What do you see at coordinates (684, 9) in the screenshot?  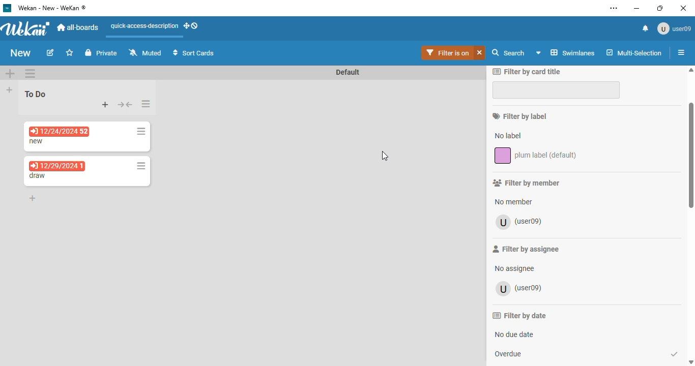 I see `close` at bounding box center [684, 9].